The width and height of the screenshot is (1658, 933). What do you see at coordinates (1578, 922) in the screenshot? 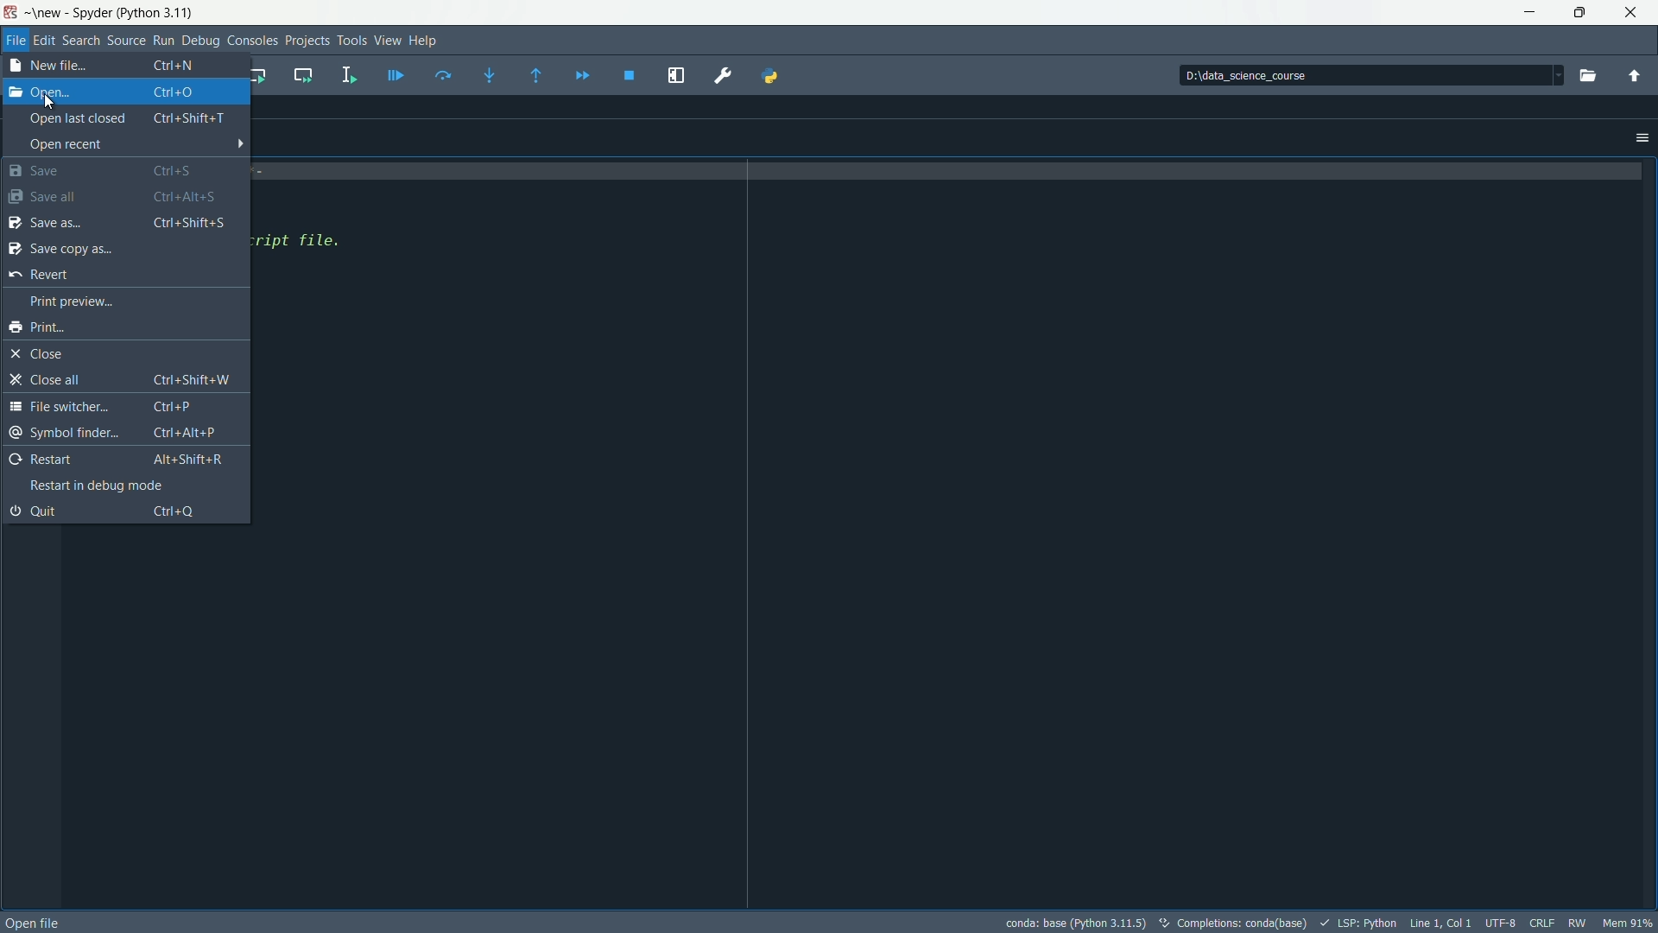
I see `rw` at bounding box center [1578, 922].